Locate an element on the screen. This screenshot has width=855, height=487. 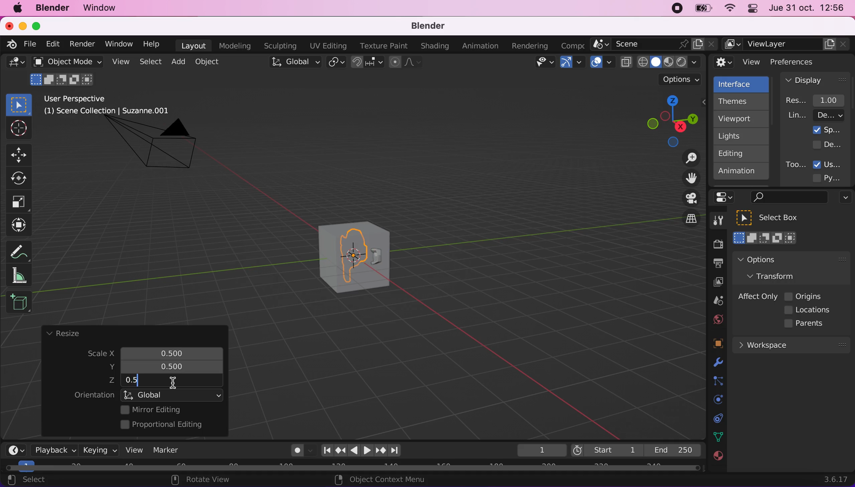
jump to endpoint is located at coordinates (398, 451).